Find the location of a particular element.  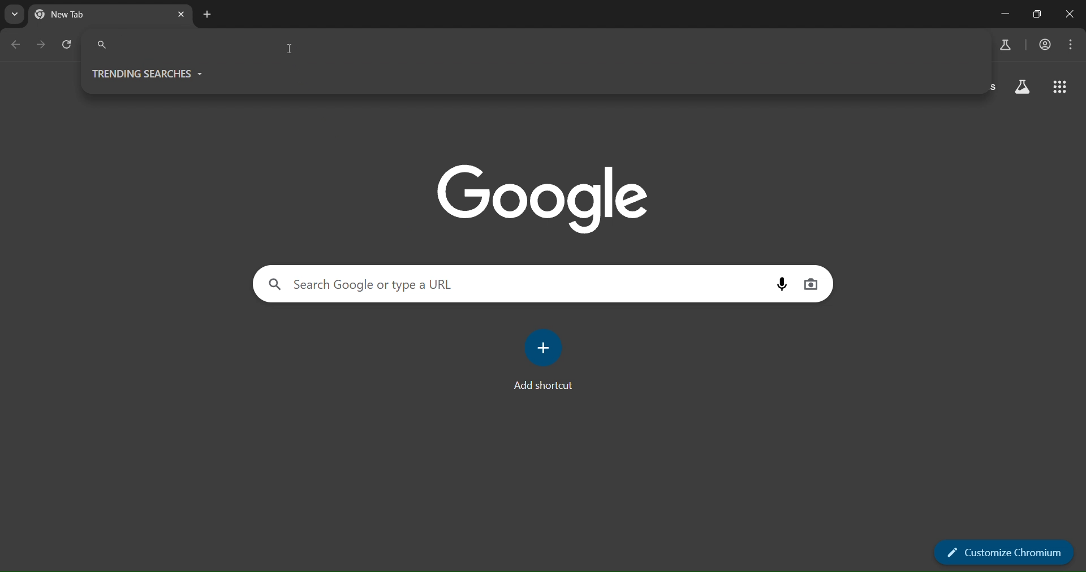

new tab is located at coordinates (208, 15).